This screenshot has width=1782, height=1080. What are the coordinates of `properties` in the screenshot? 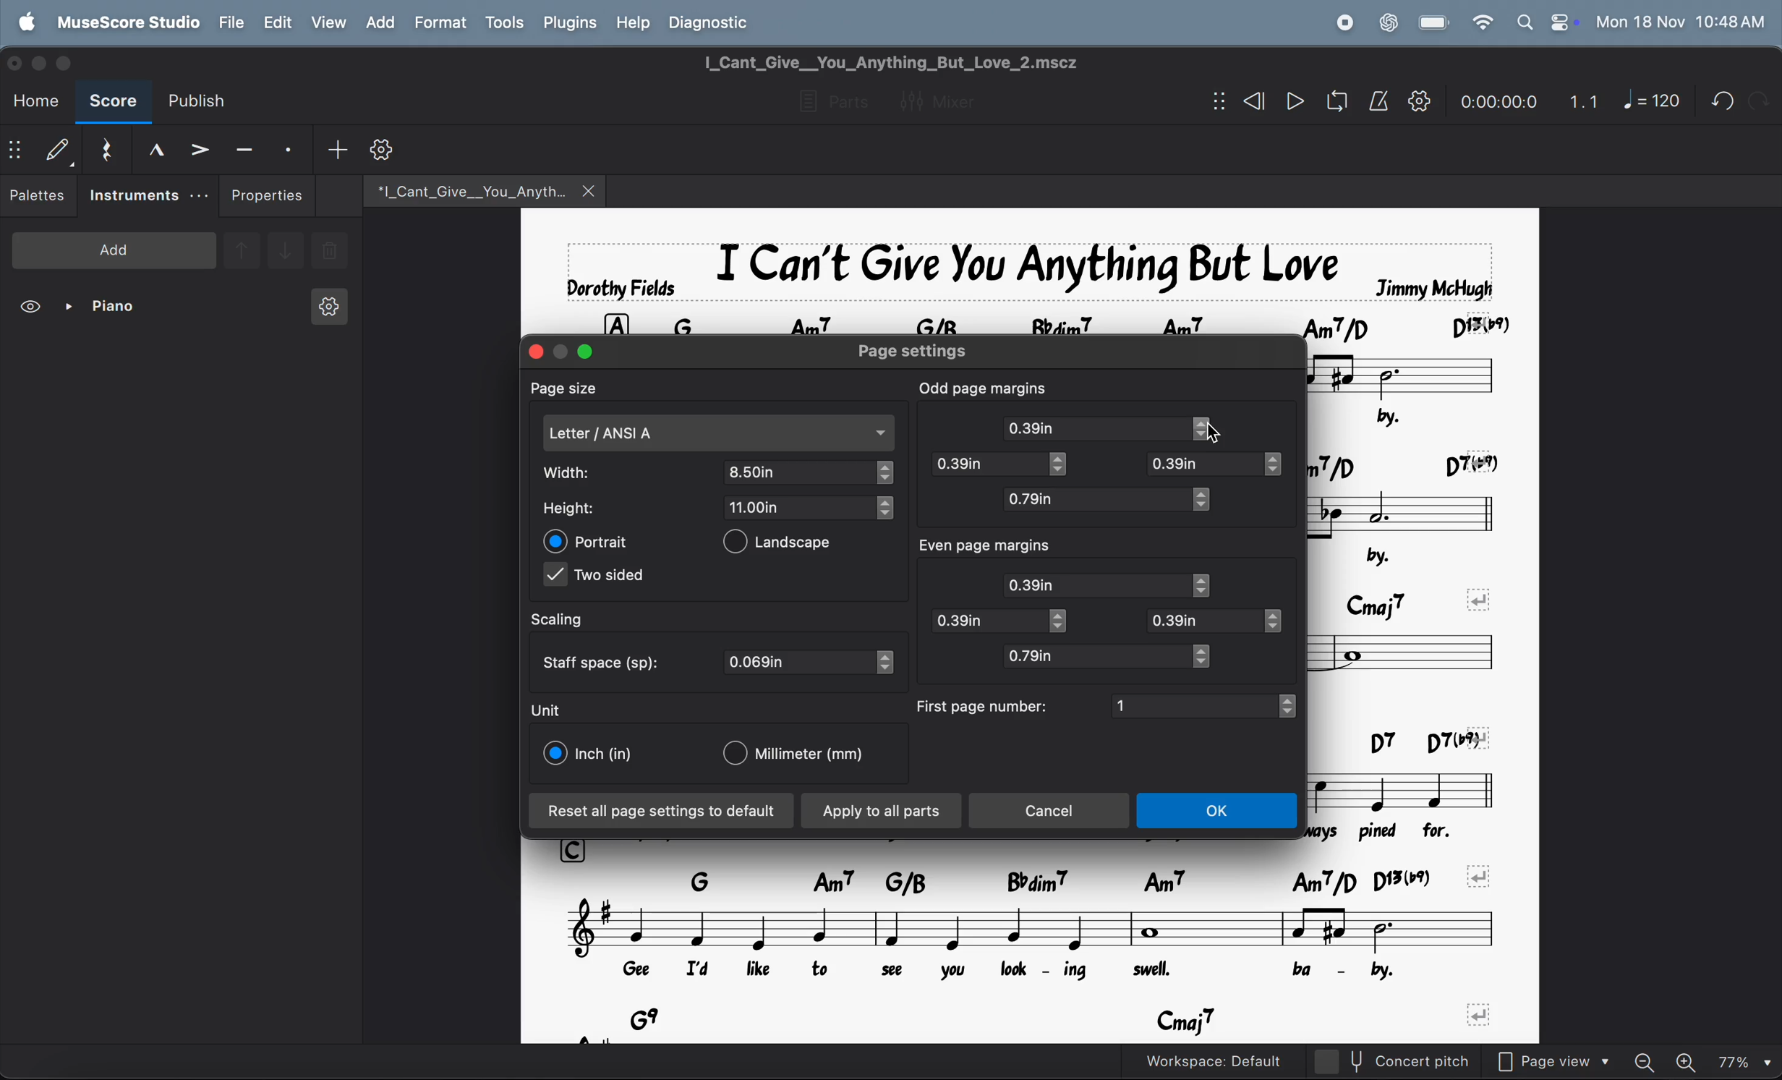 It's located at (268, 195).